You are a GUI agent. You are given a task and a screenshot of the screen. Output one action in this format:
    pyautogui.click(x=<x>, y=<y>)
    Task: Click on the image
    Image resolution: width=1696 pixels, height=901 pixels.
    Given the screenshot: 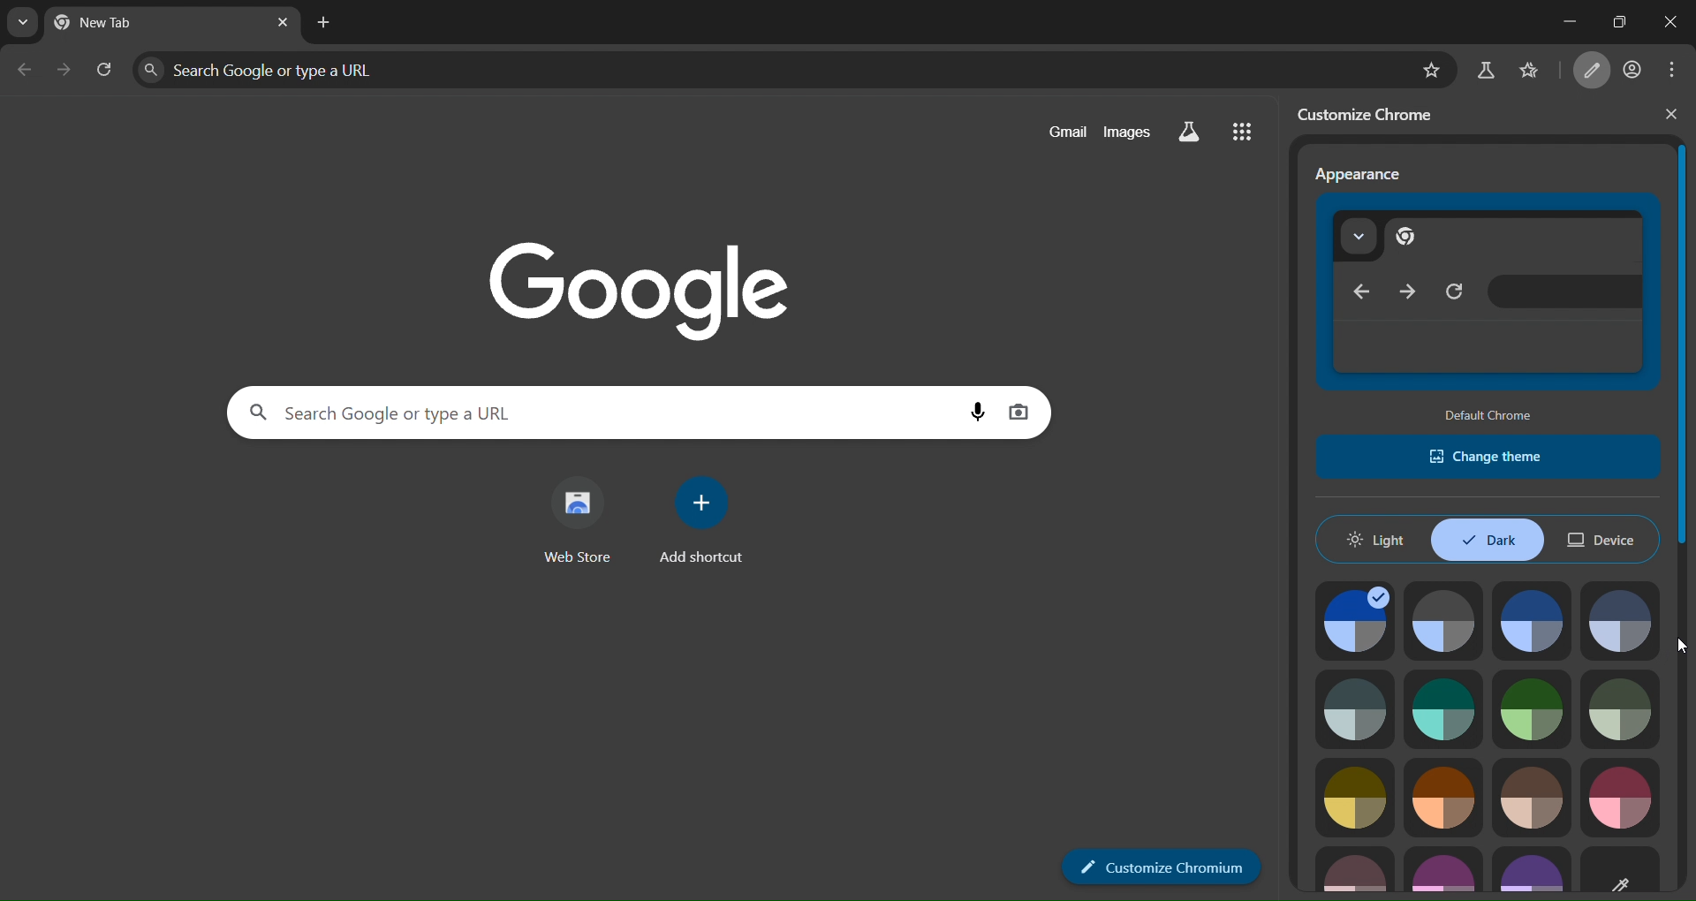 What is the action you would take?
    pyautogui.click(x=1447, y=708)
    